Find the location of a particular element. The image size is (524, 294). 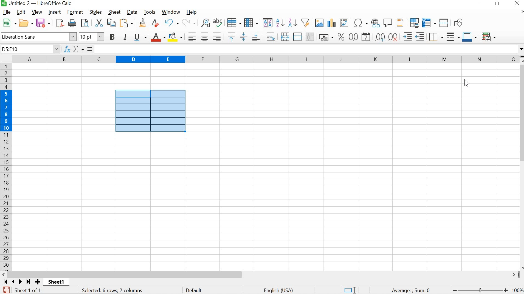

UNDO is located at coordinates (171, 23).